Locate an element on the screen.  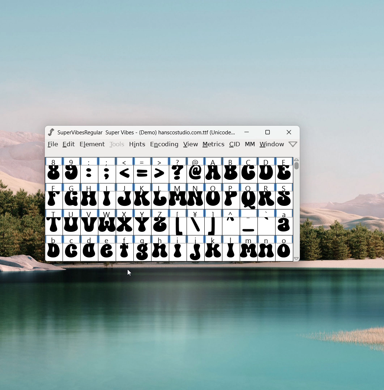
J is located at coordinates (125, 196).